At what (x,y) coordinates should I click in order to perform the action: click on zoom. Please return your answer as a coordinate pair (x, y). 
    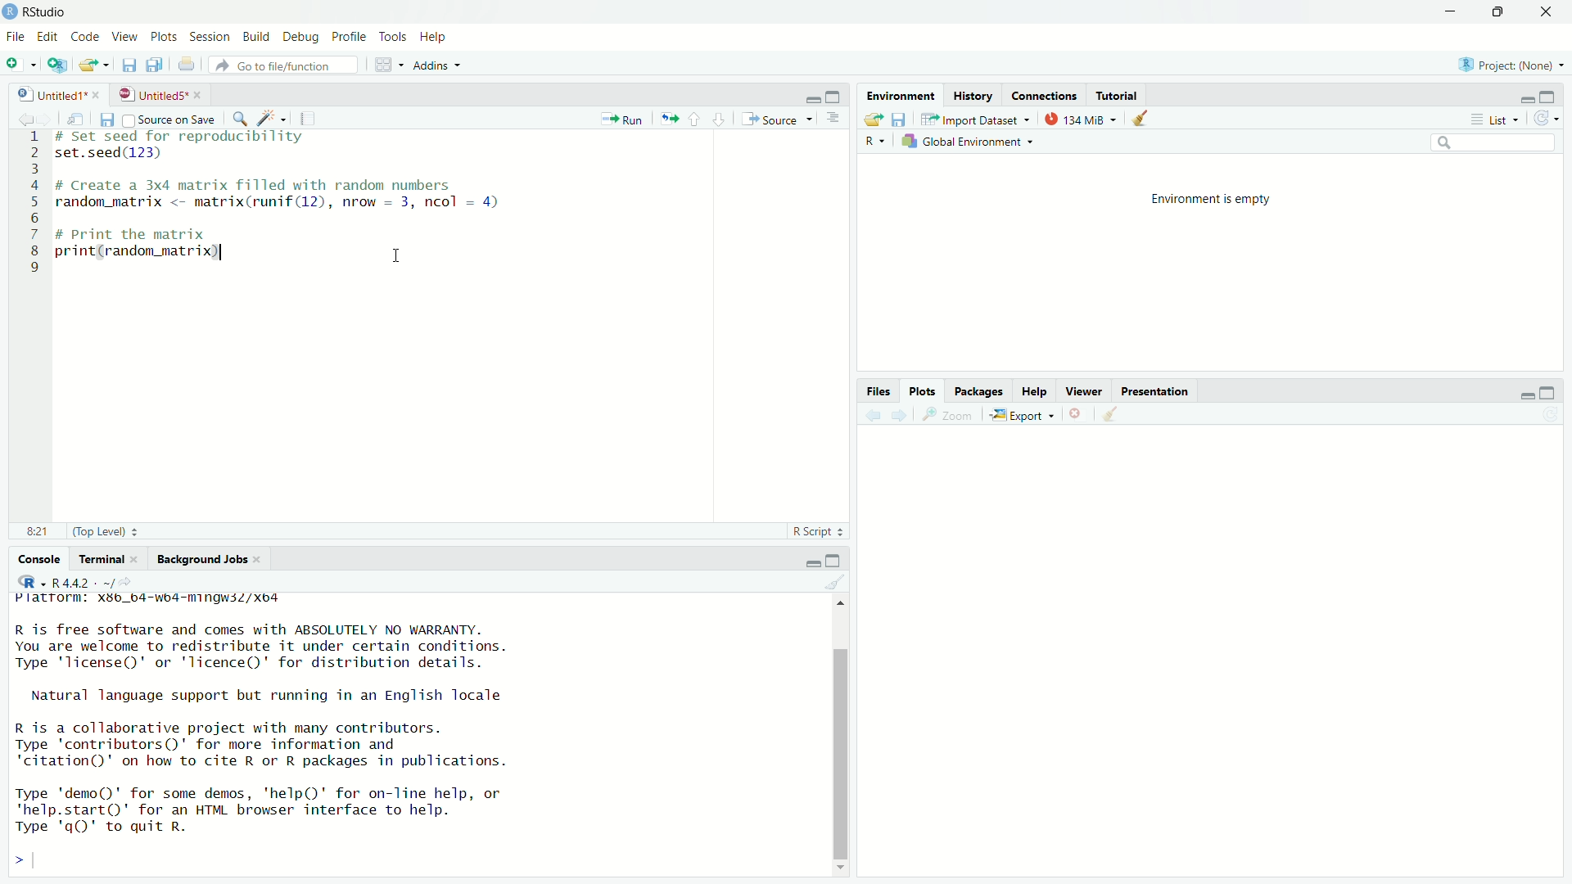
    Looking at the image, I should click on (946, 417).